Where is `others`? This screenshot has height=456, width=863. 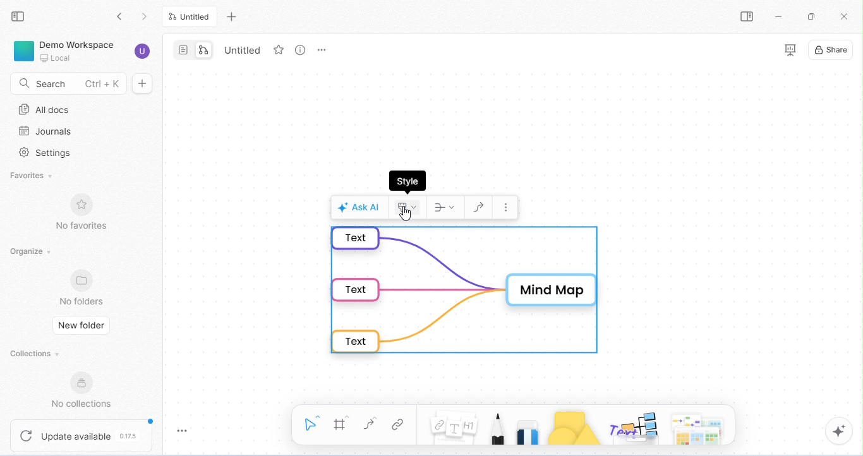
others is located at coordinates (632, 429).